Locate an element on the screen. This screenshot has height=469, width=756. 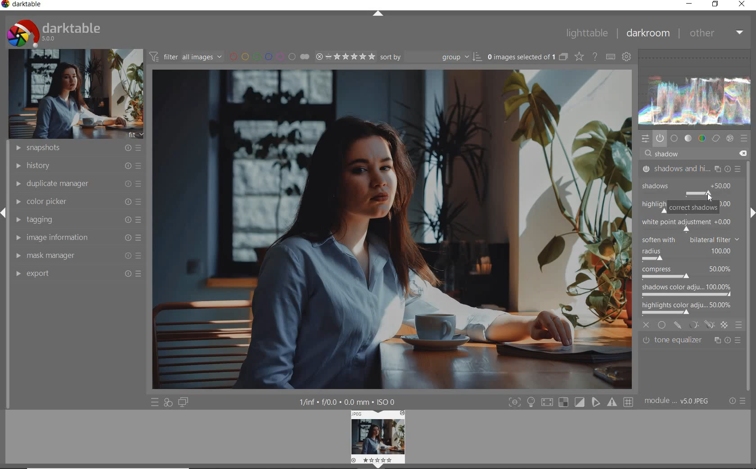
close is located at coordinates (646, 324).